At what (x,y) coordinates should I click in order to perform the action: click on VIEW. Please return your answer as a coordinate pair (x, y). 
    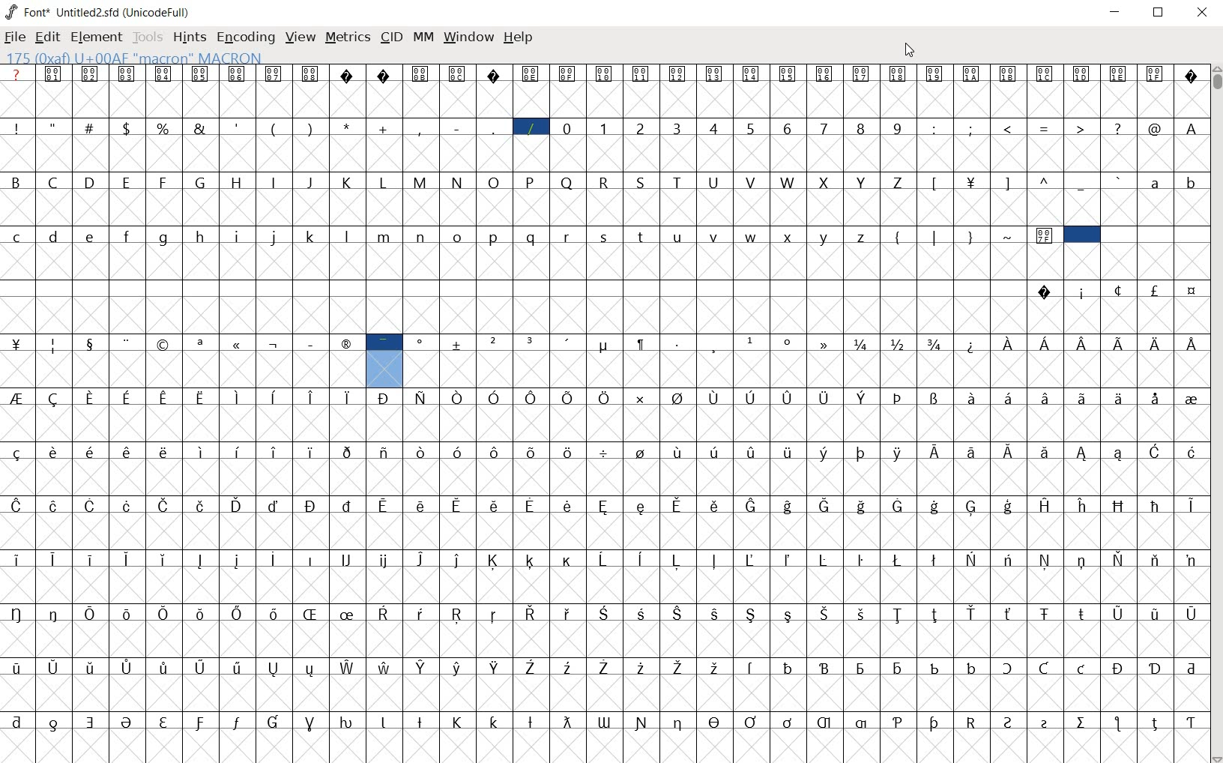
    Looking at the image, I should click on (301, 38).